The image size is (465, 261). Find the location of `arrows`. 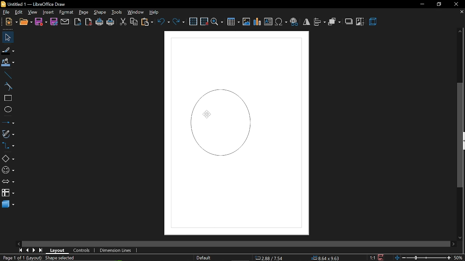

arrows is located at coordinates (8, 182).